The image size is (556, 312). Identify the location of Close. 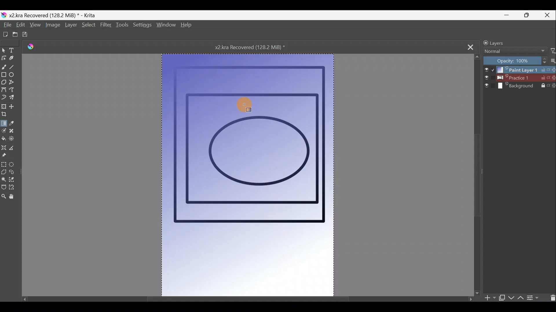
(548, 15).